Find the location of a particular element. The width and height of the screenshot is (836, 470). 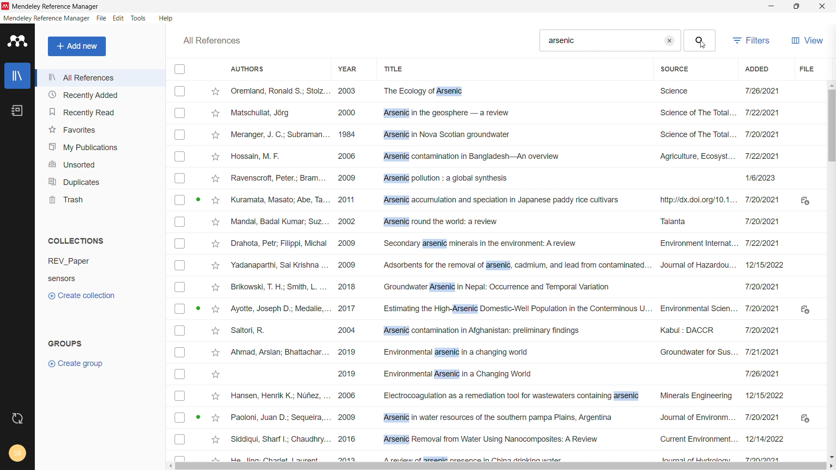

Download is located at coordinates (806, 414).